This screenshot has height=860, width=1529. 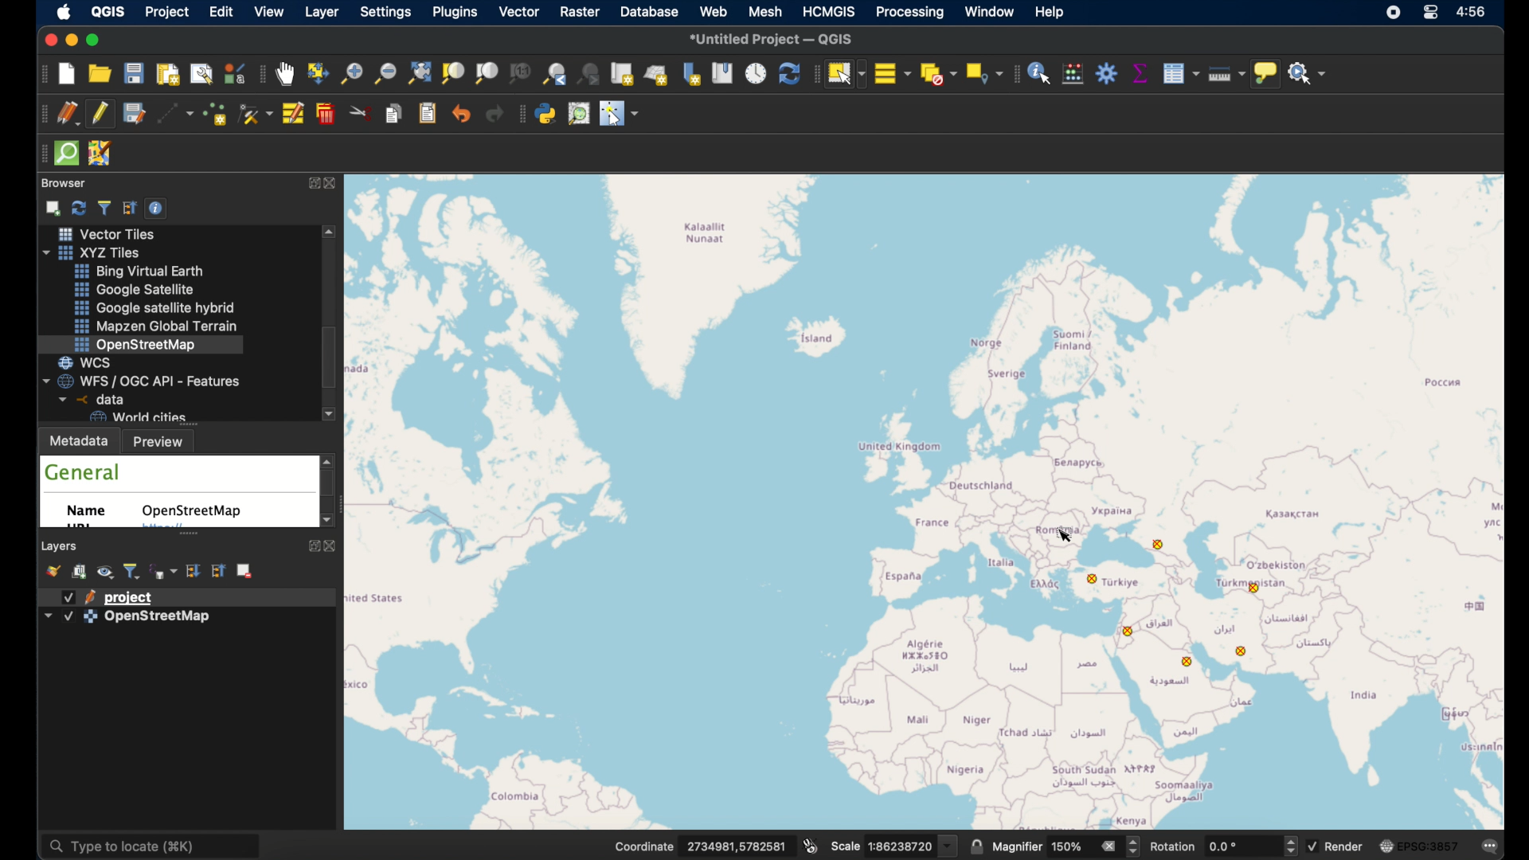 I want to click on new spatial bookmarks, so click(x=692, y=73).